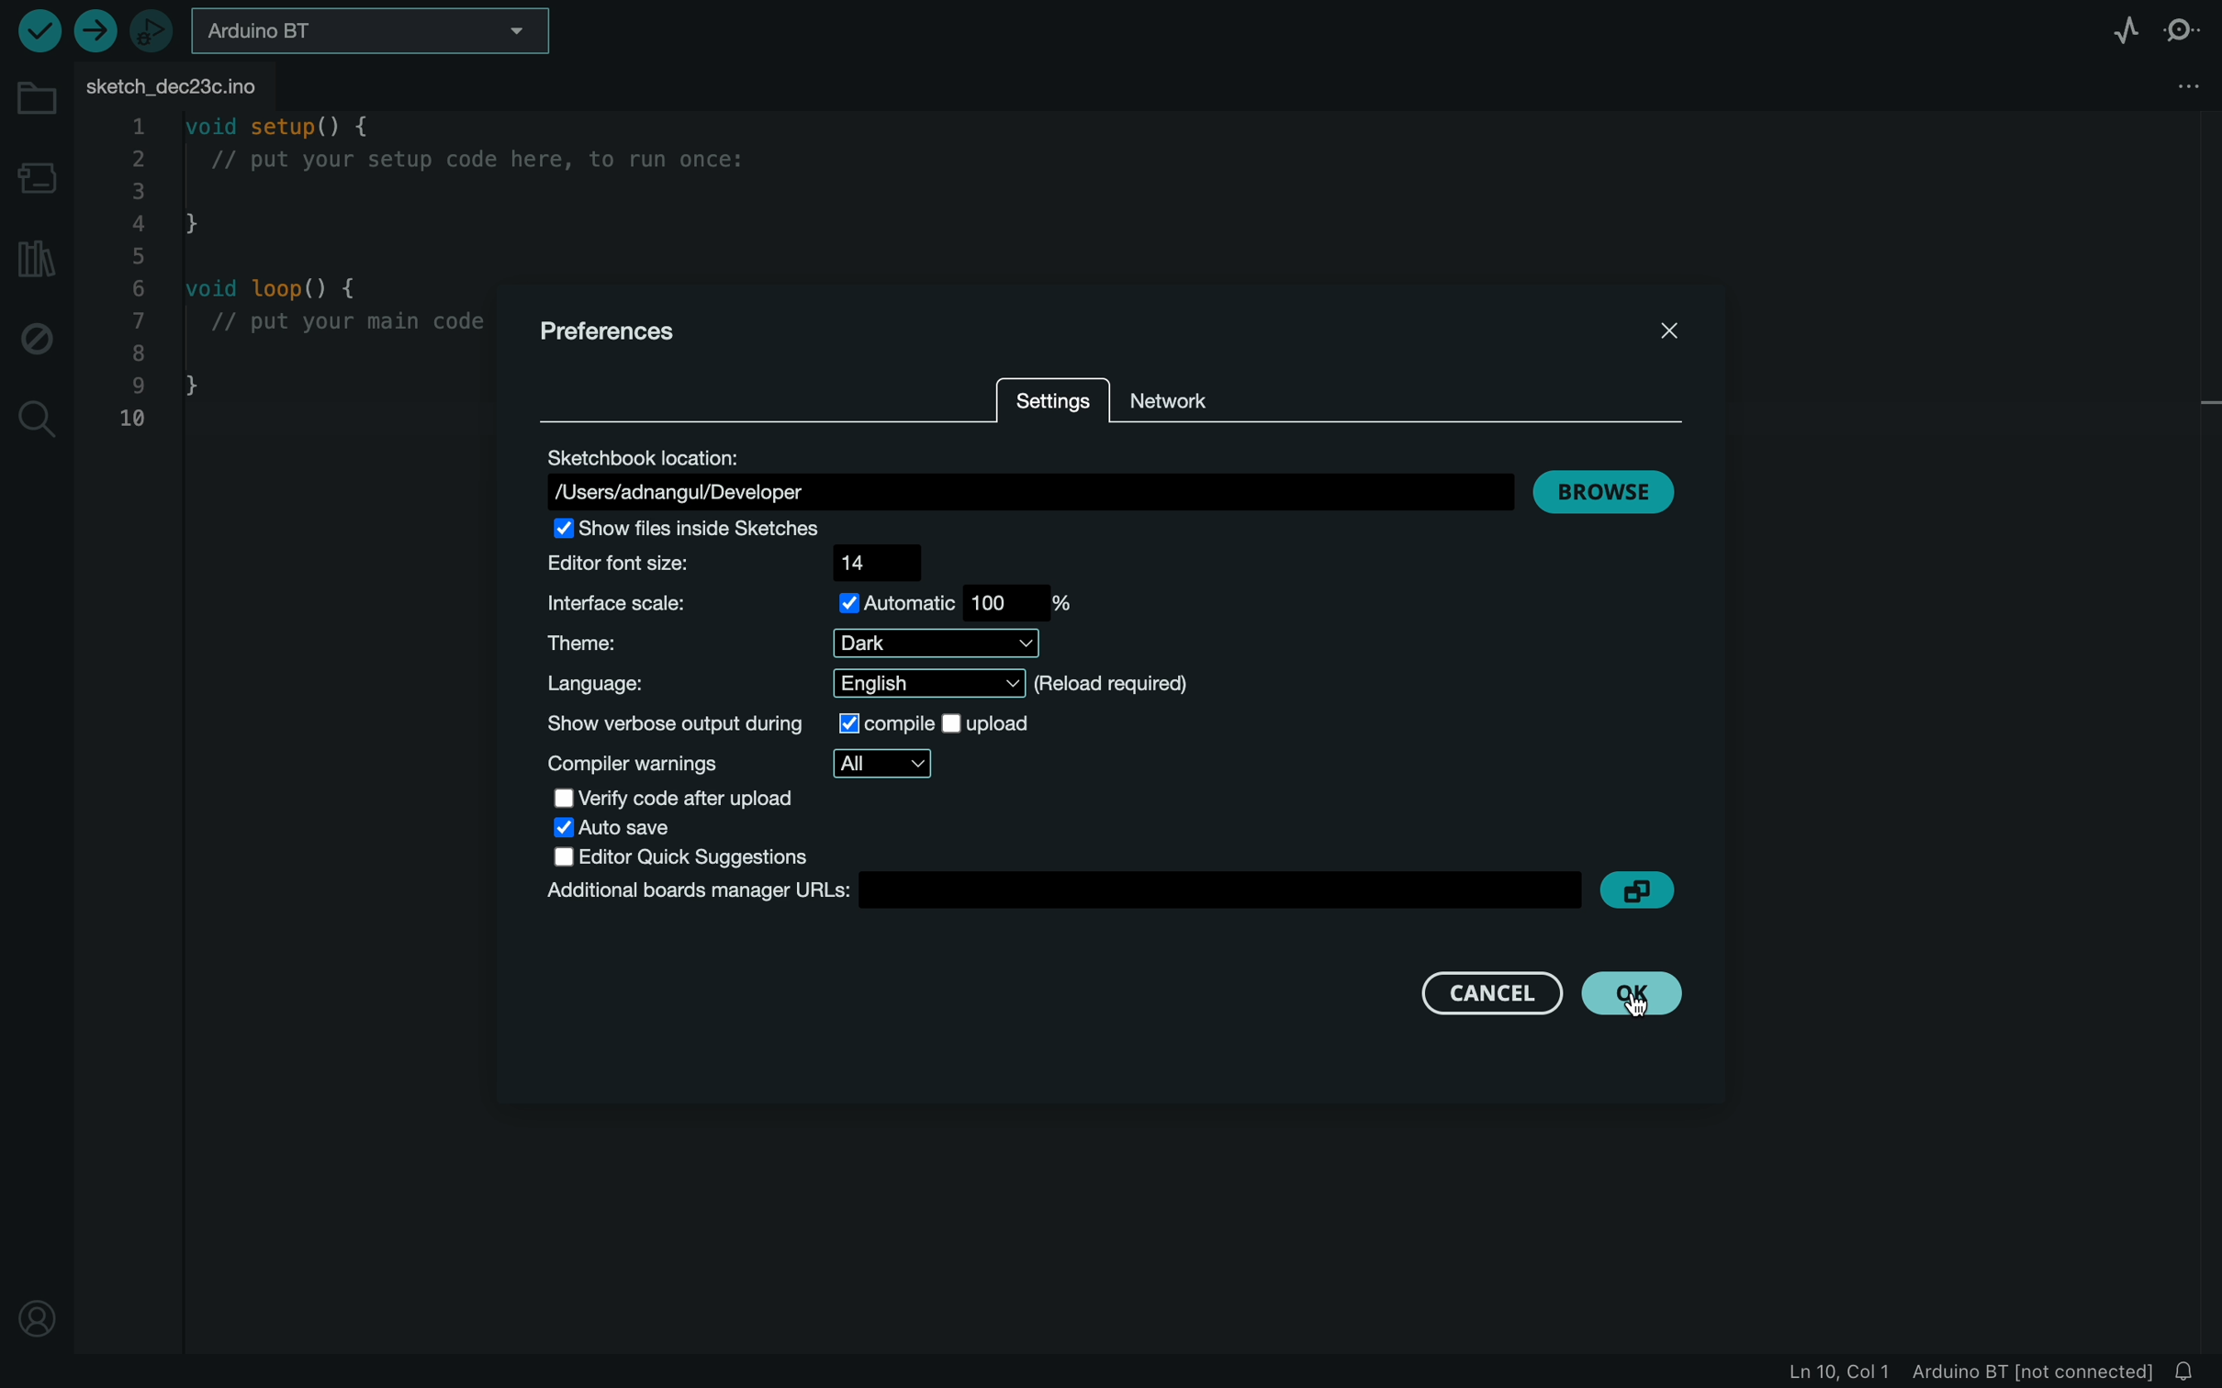  Describe the element at coordinates (820, 600) in the screenshot. I see `scale` at that location.